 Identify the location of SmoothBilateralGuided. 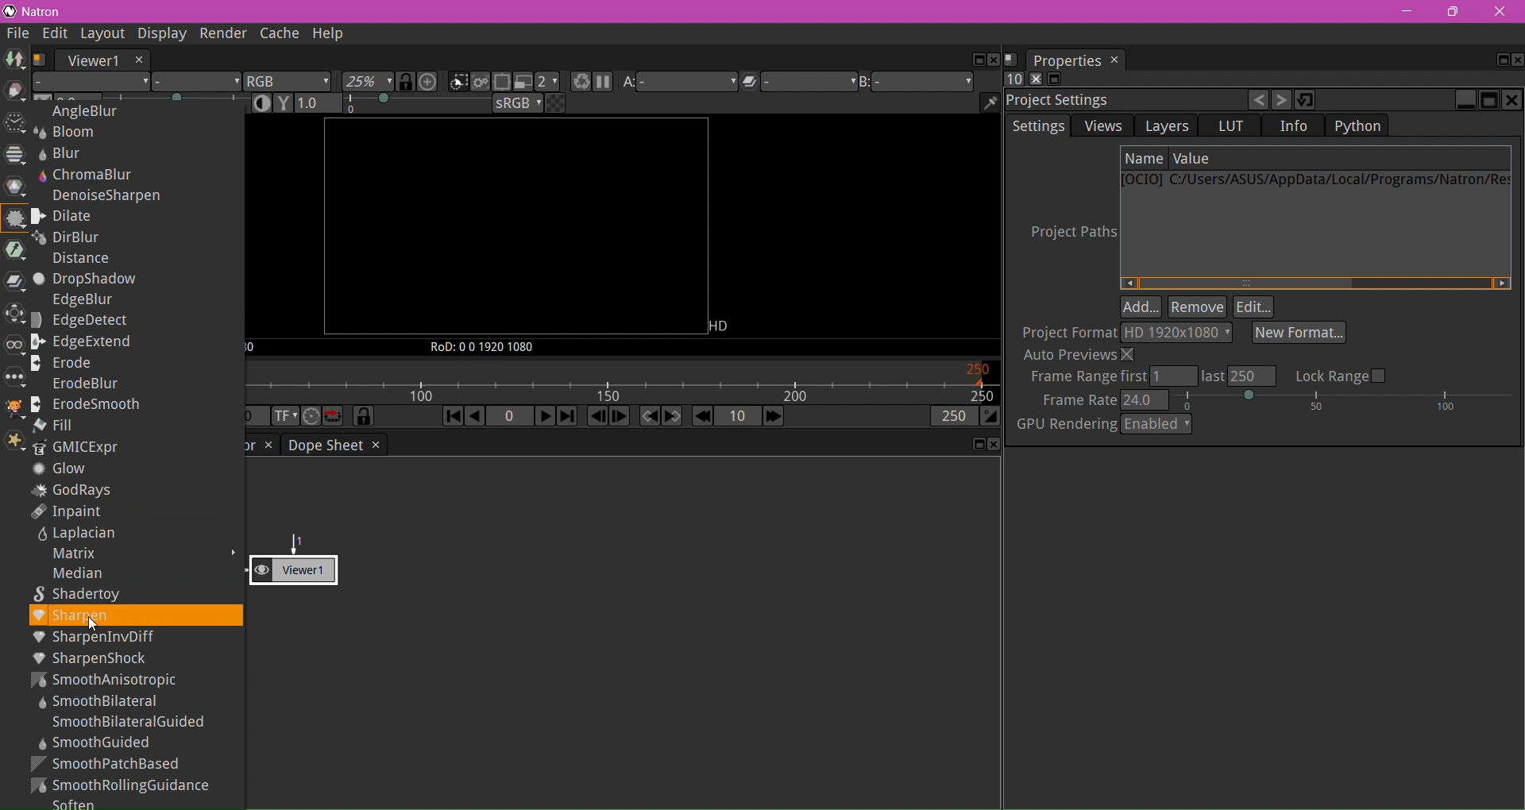
(129, 723).